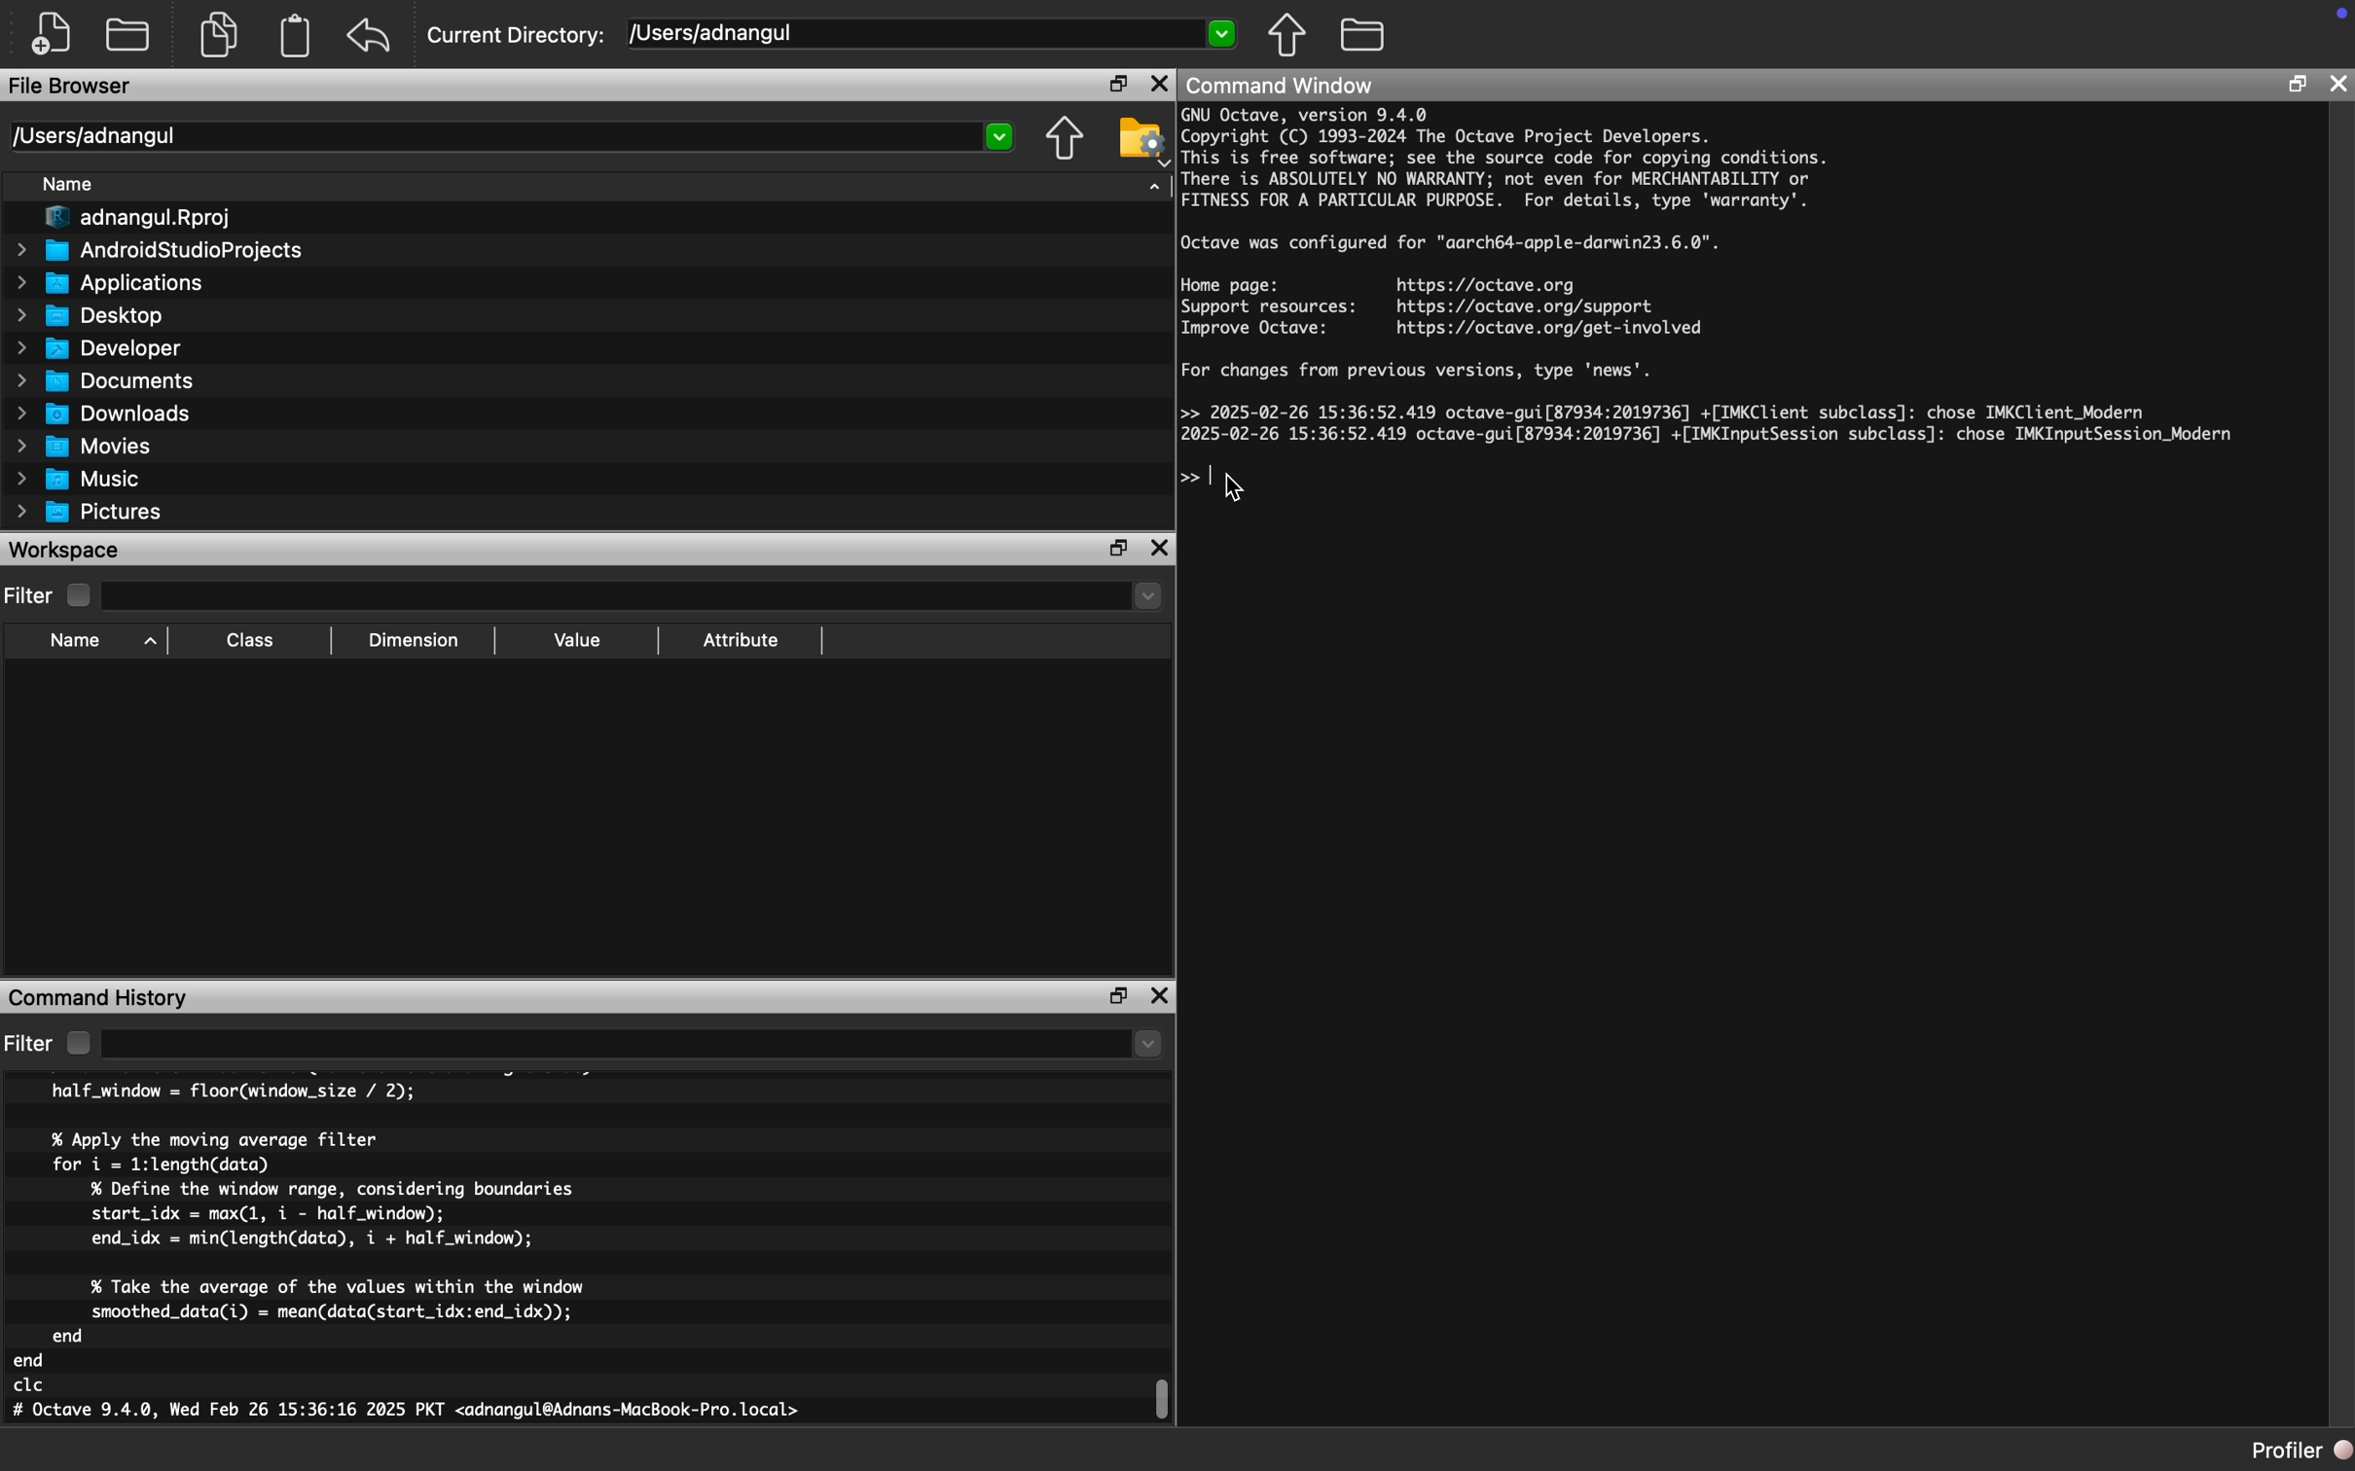 Image resolution: width=2355 pixels, height=1471 pixels. Describe the element at coordinates (1141, 141) in the screenshot. I see `Folder Settings` at that location.